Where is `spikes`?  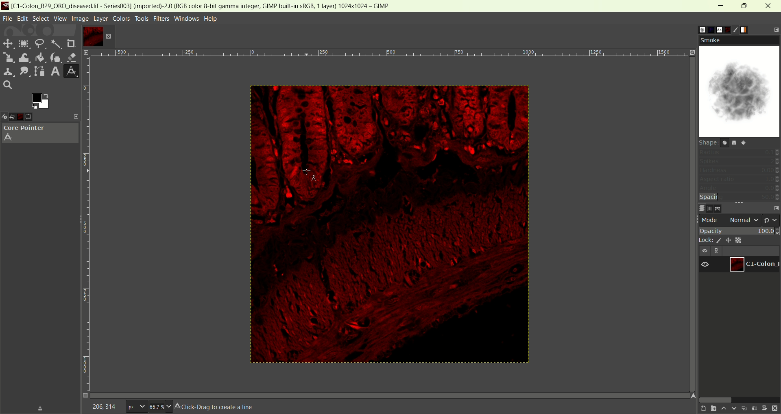 spikes is located at coordinates (739, 162).